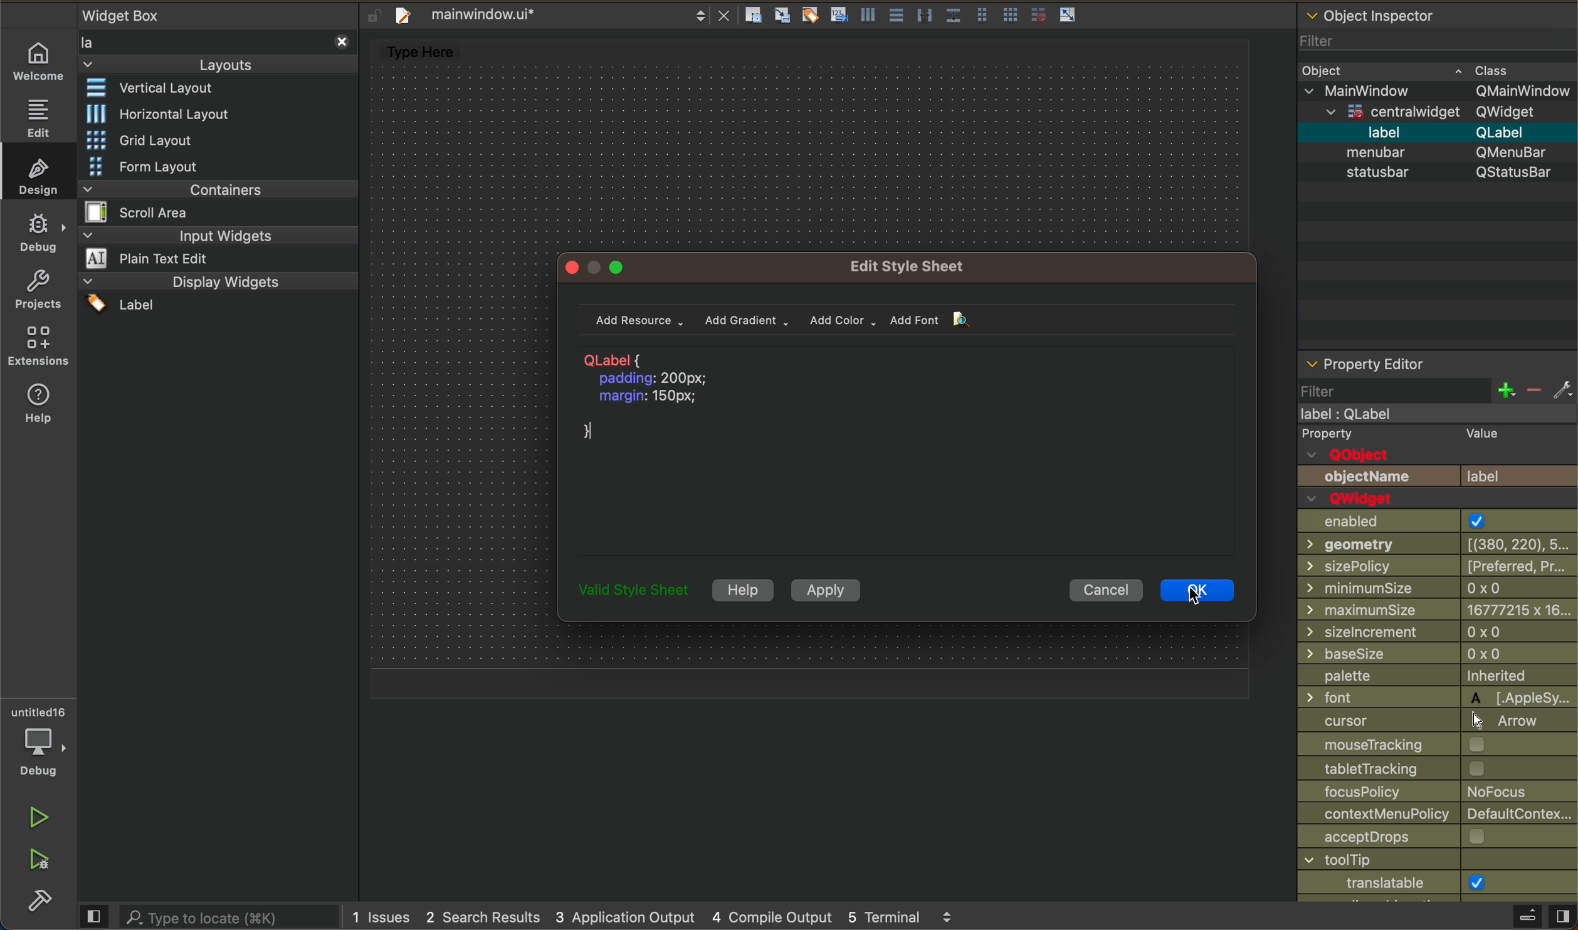 This screenshot has height=930, width=1578. What do you see at coordinates (1437, 379) in the screenshot?
I see `property editor` at bounding box center [1437, 379].